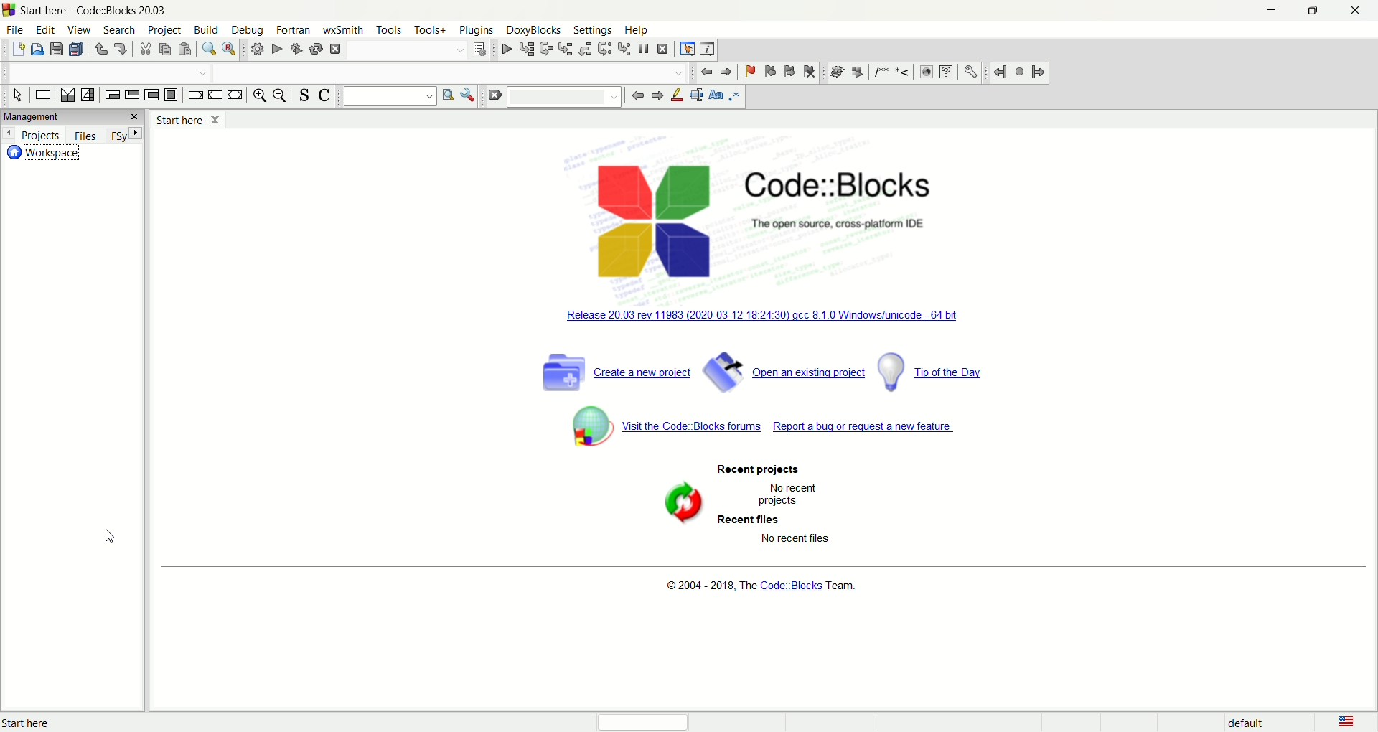 This screenshot has height=732, width=1378. Describe the element at coordinates (643, 220) in the screenshot. I see `logo` at that location.